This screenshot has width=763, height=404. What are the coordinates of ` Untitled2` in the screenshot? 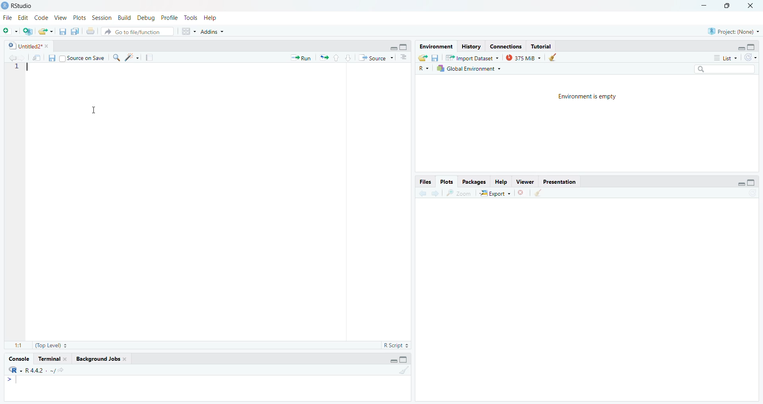 It's located at (35, 46).